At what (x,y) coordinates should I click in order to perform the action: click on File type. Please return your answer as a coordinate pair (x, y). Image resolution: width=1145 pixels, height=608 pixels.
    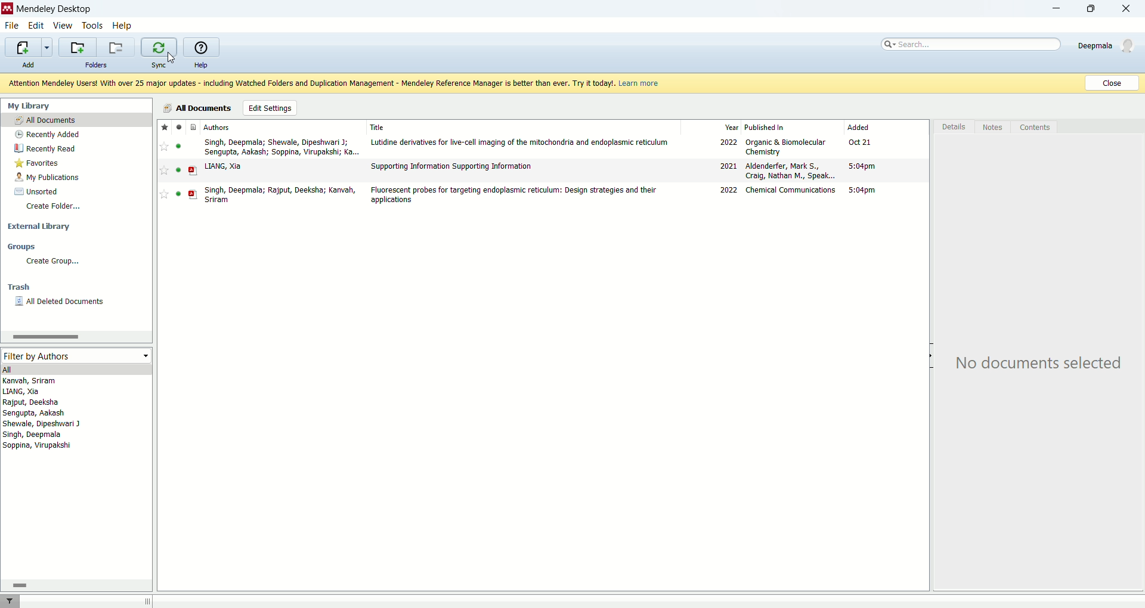
    Looking at the image, I should click on (194, 128).